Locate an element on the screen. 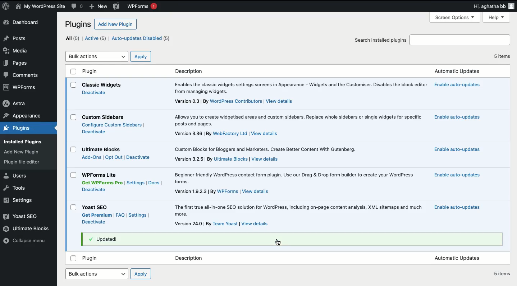 This screenshot has height=286, width=517. Plugin is located at coordinates (97, 208).